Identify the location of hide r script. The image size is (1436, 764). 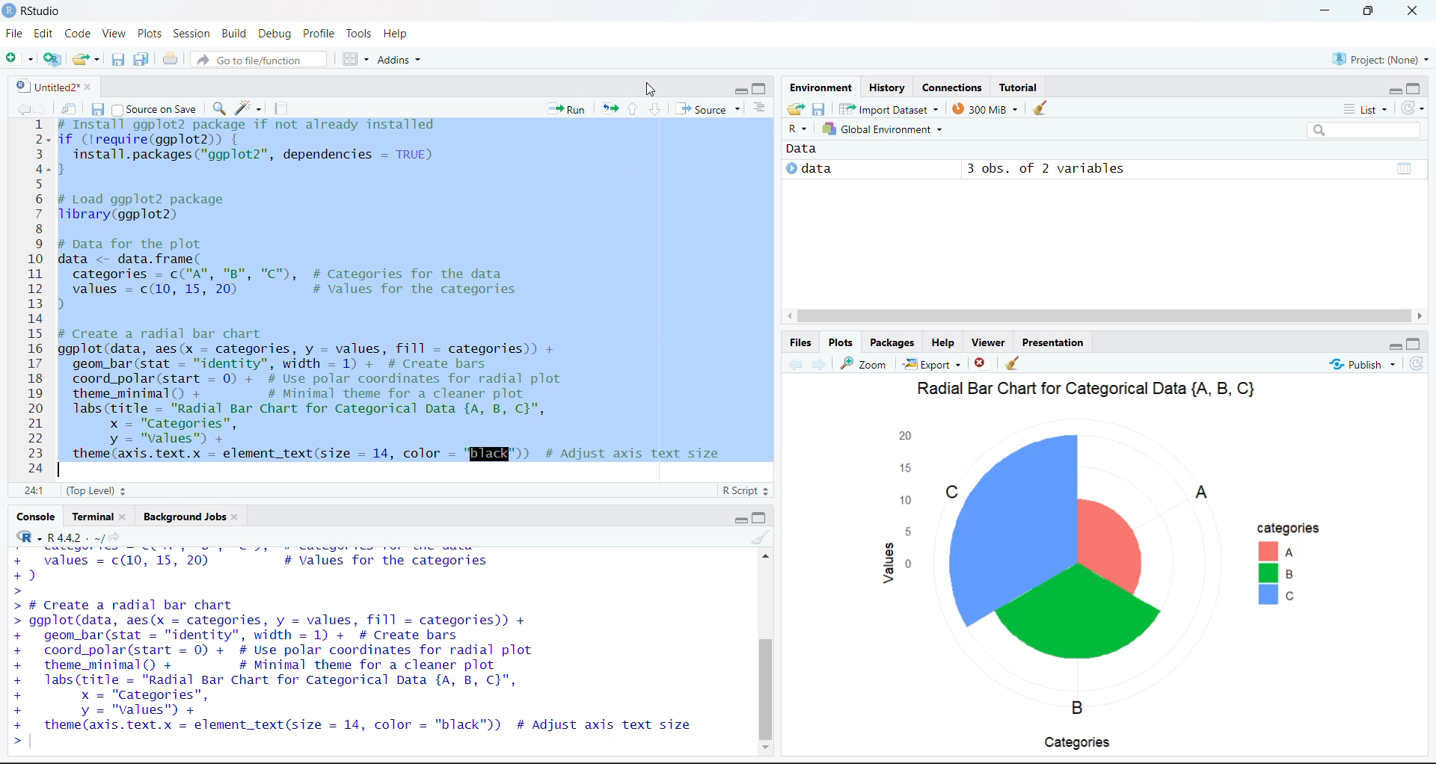
(737, 518).